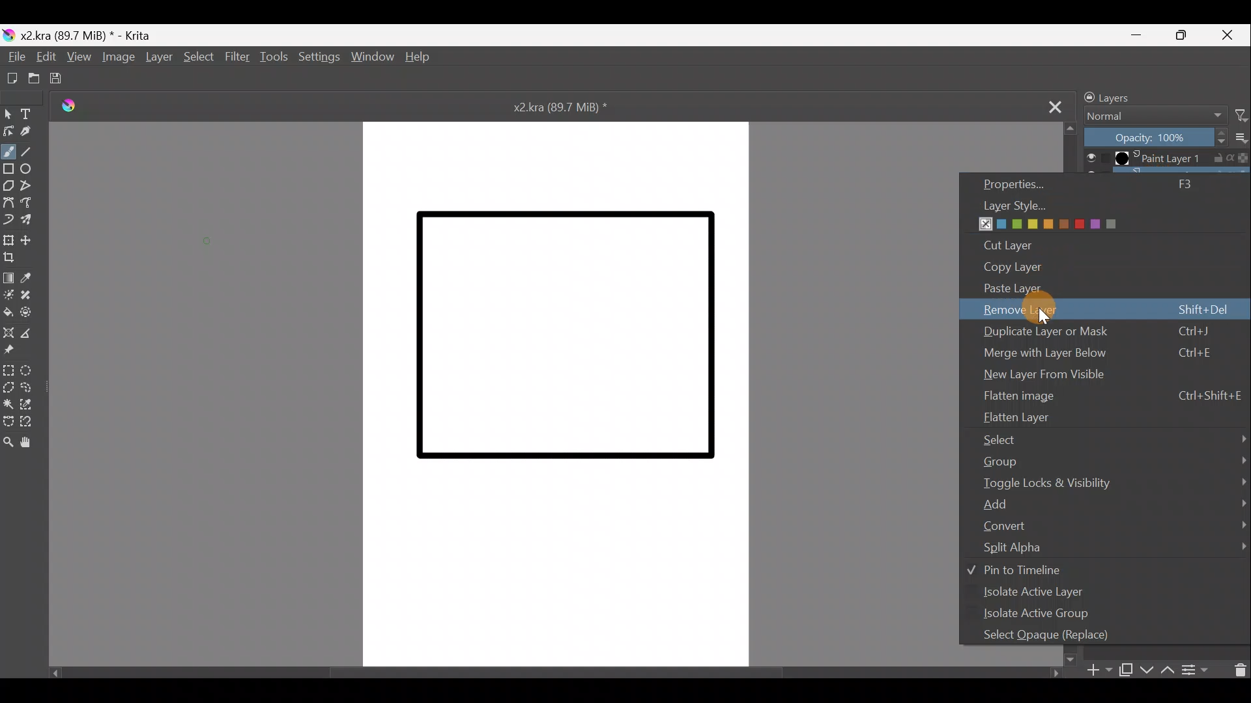 Image resolution: width=1251 pixels, height=703 pixels. Describe the element at coordinates (10, 152) in the screenshot. I see `Freehand brush tool` at that location.